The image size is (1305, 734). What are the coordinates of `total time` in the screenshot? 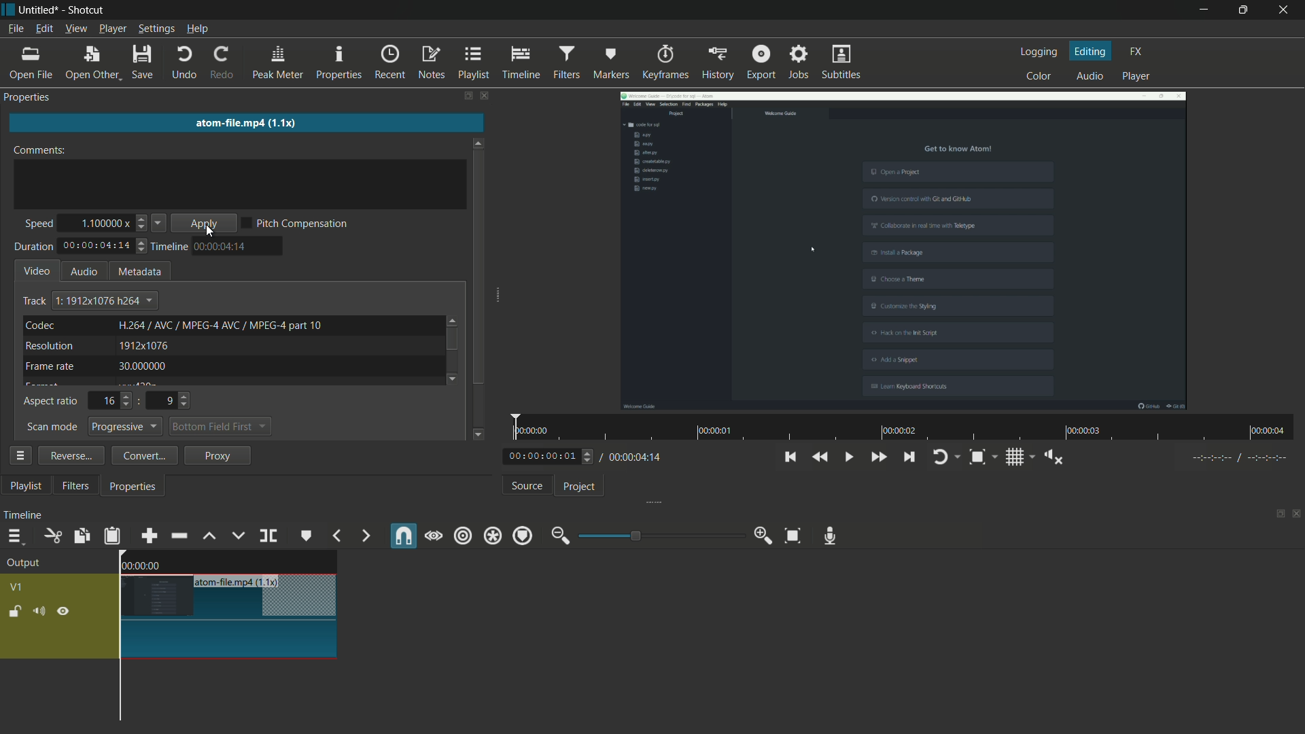 It's located at (635, 457).